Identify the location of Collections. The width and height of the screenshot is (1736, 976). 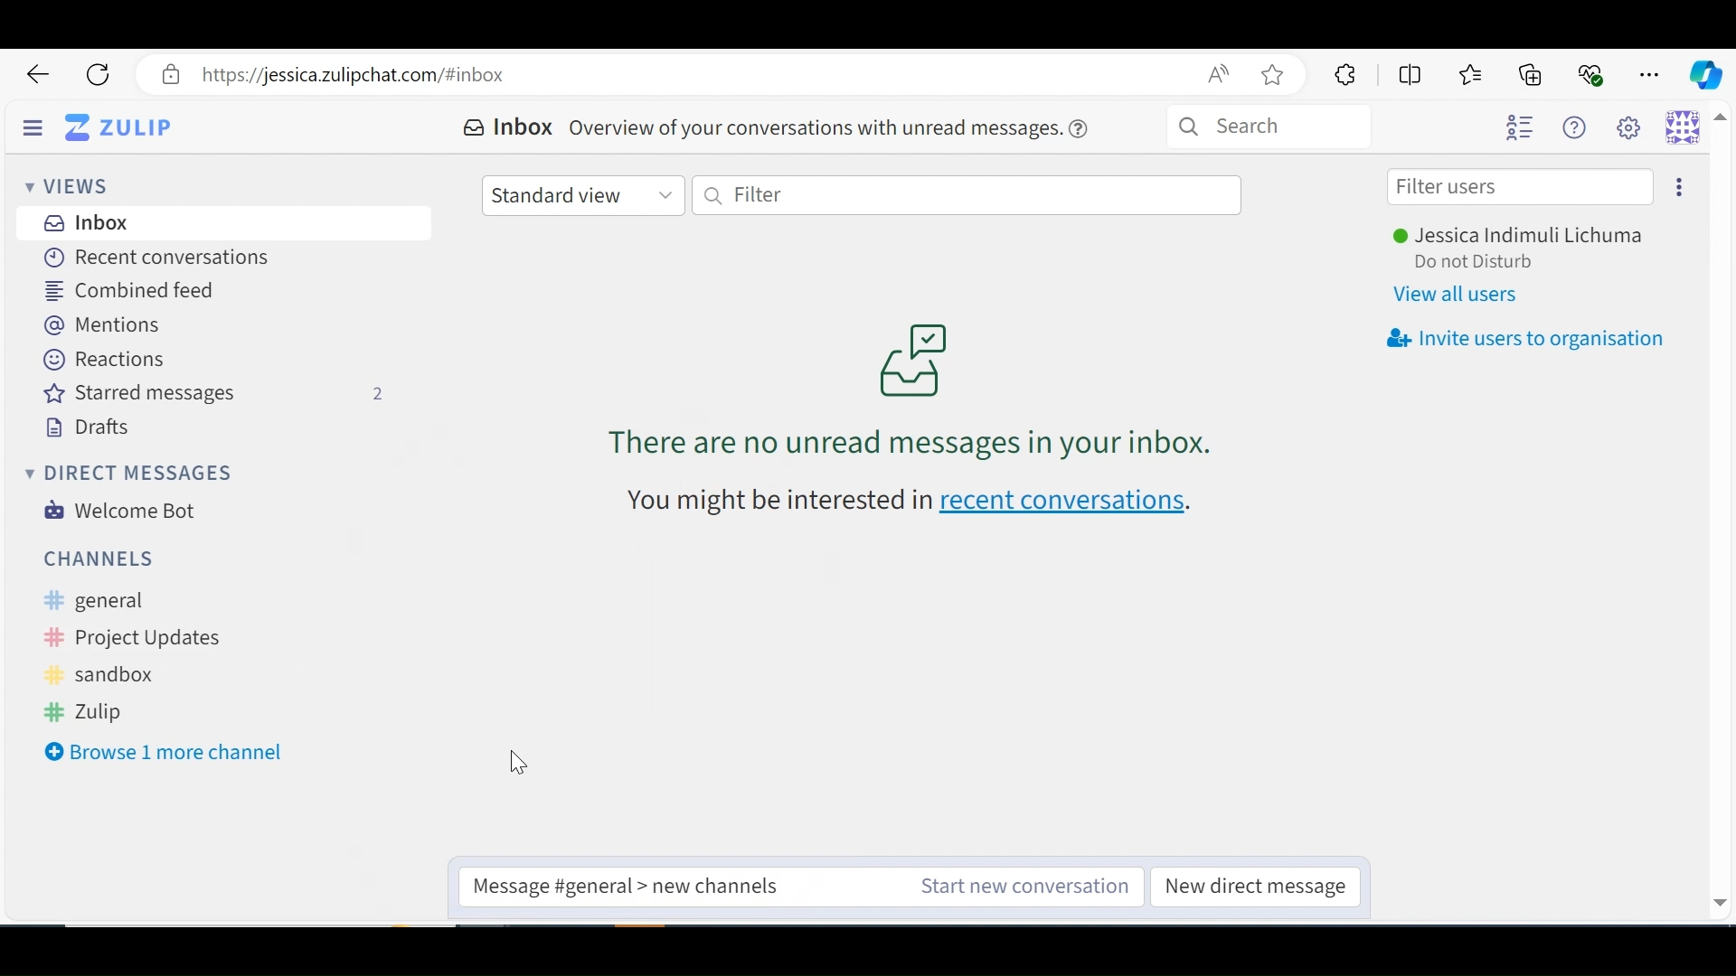
(1533, 73).